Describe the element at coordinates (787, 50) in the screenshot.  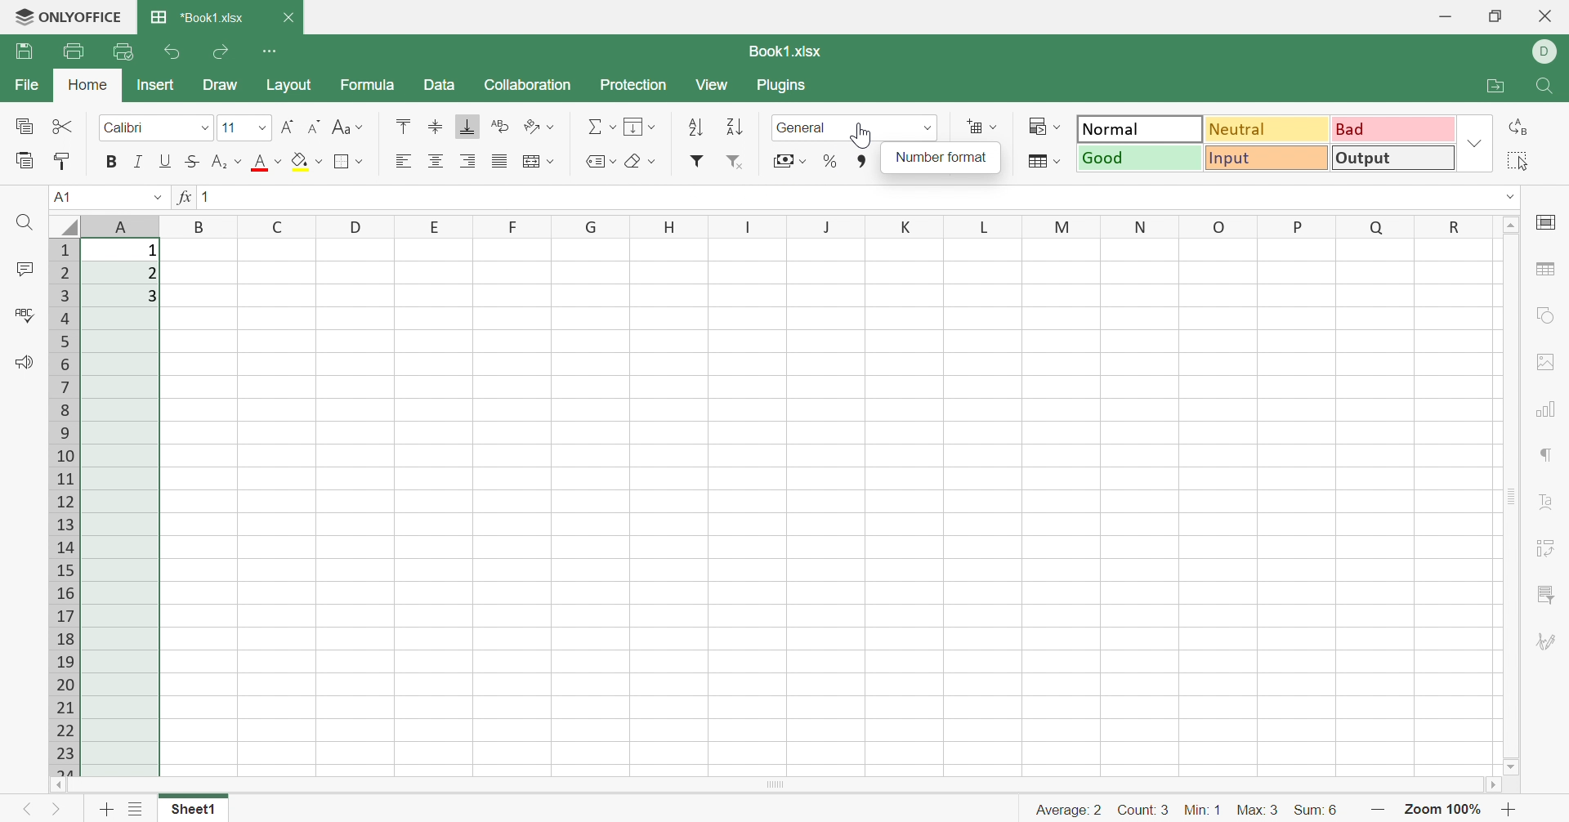
I see `Book1.xlsx` at that location.